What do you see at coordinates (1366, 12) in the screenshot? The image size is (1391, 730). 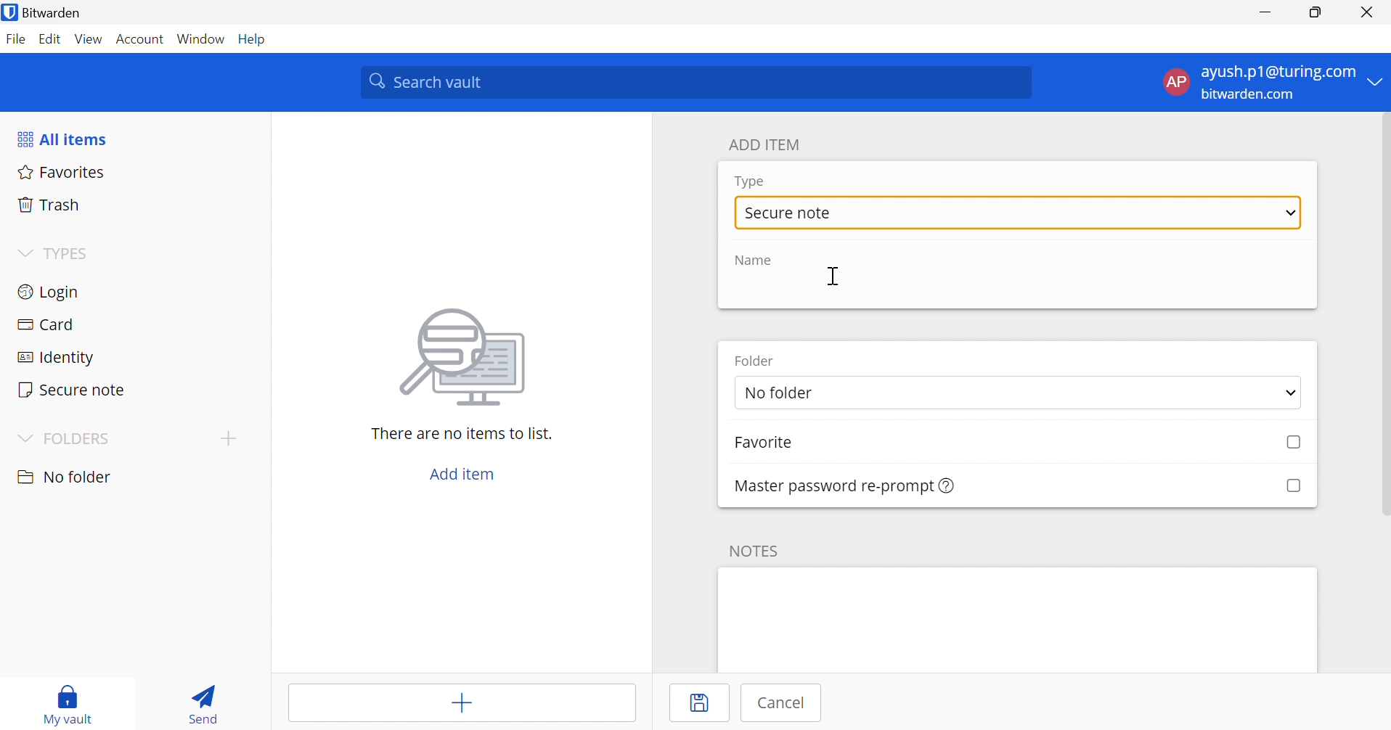 I see `Close` at bounding box center [1366, 12].